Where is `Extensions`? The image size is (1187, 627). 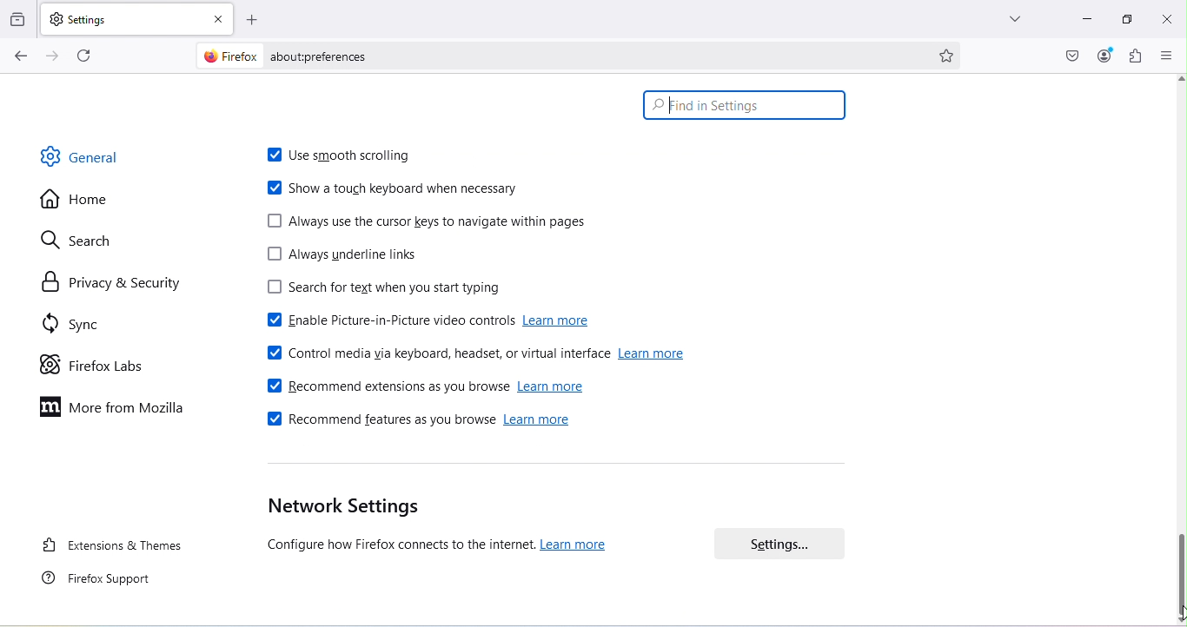 Extensions is located at coordinates (1132, 57).